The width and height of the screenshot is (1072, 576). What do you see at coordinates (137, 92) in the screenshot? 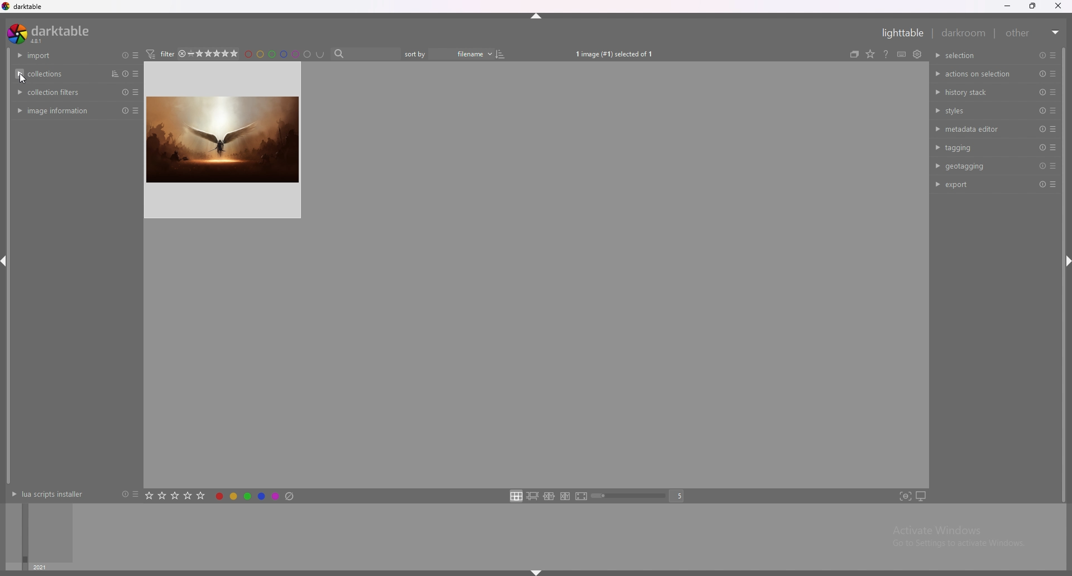
I see `presets` at bounding box center [137, 92].